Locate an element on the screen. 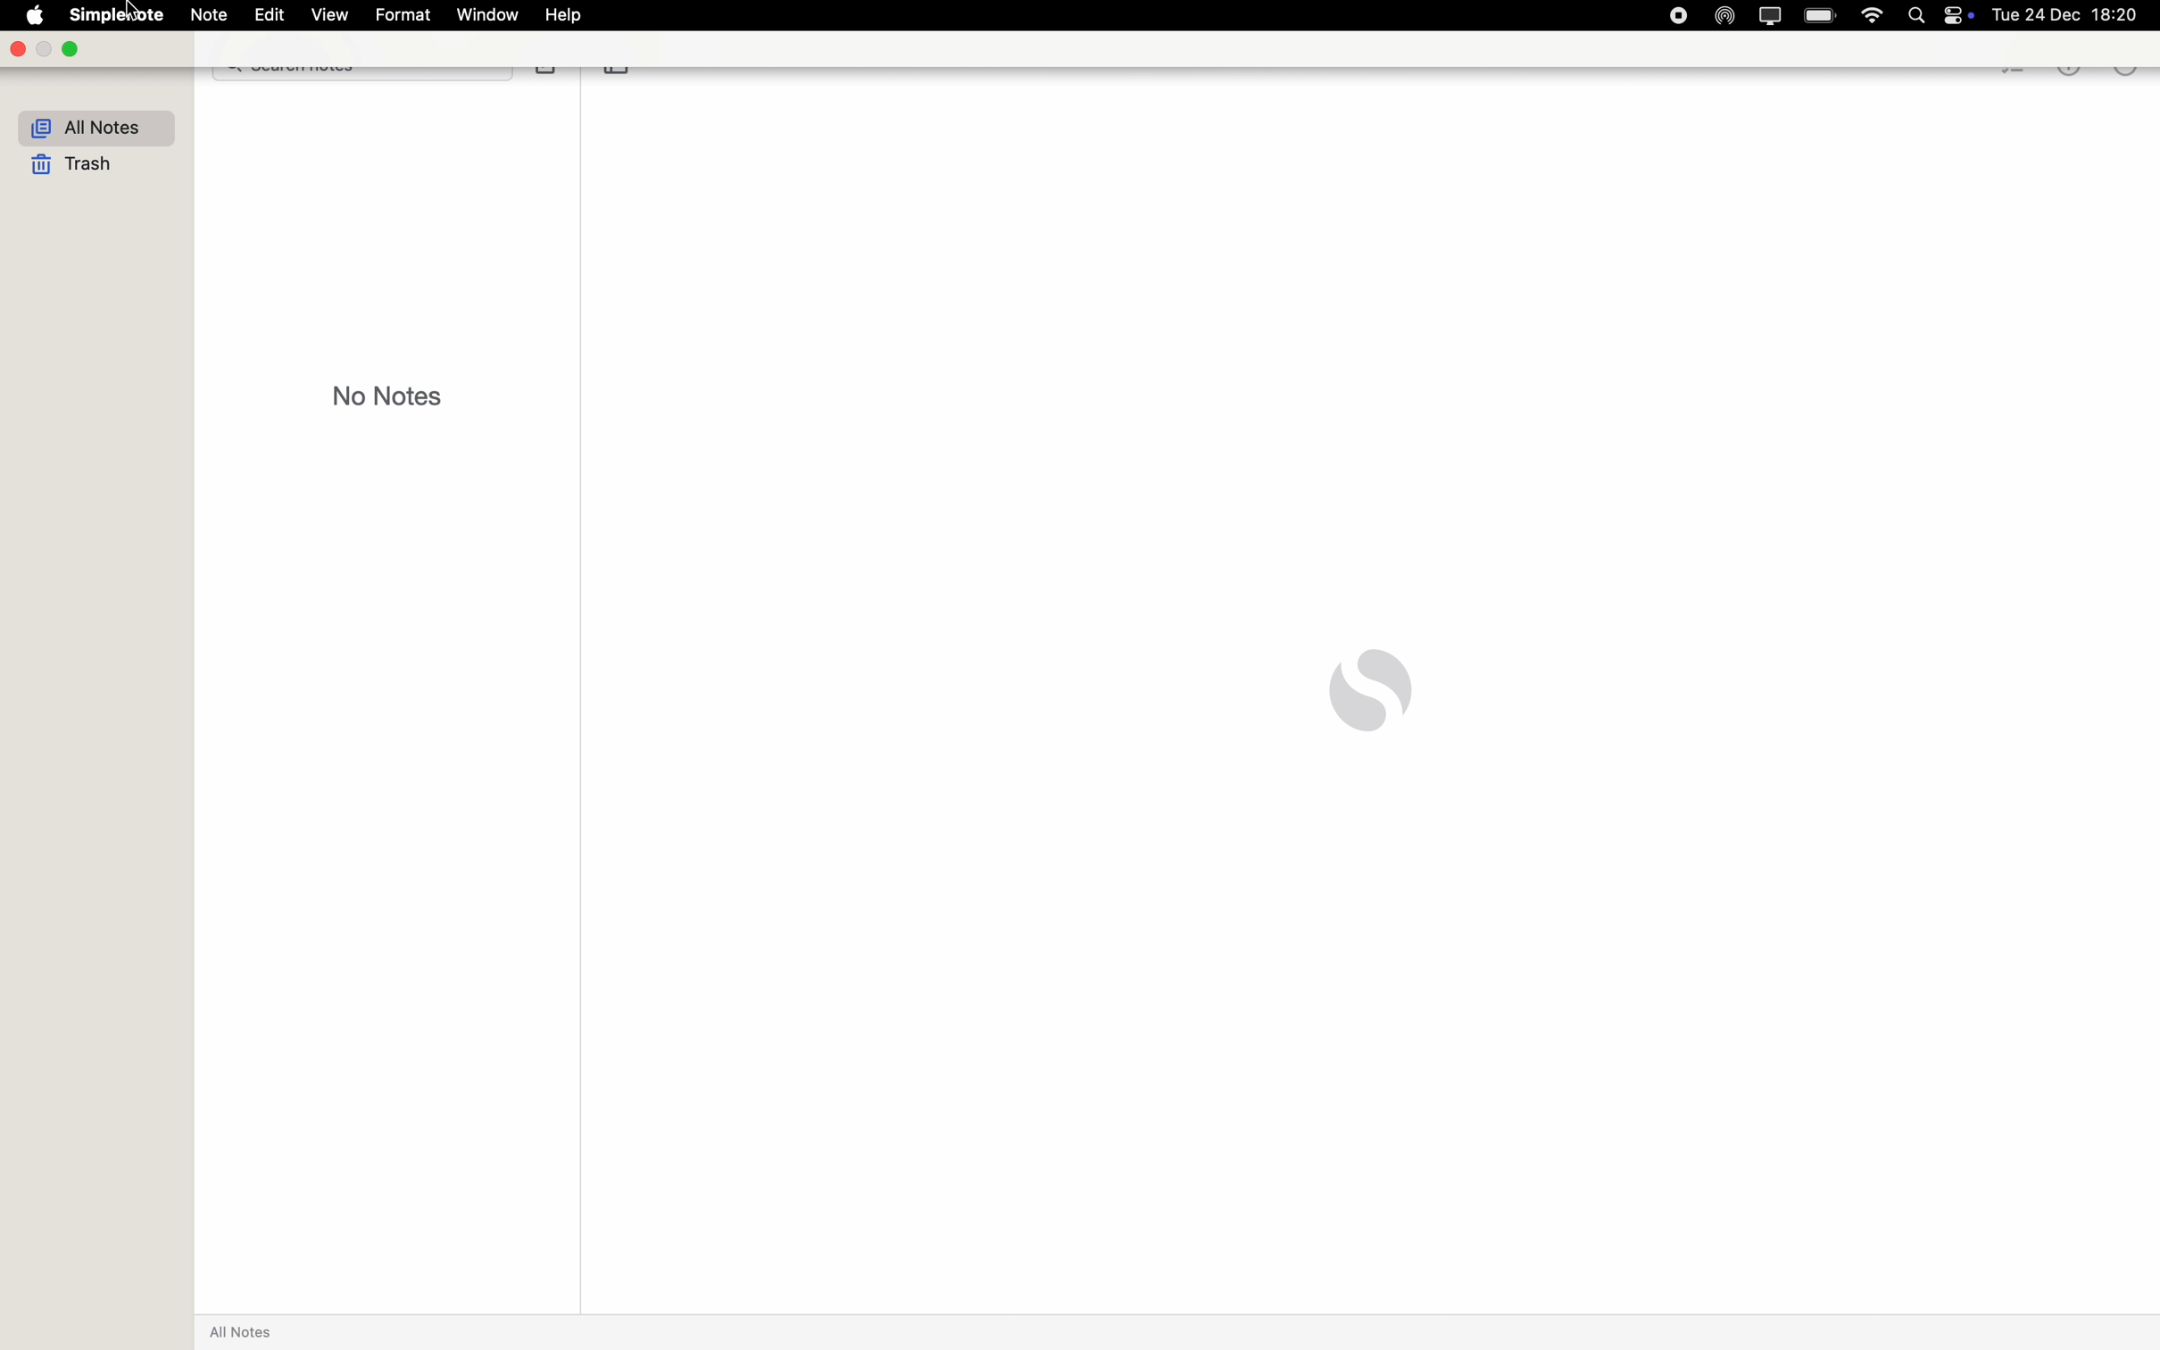 This screenshot has width=2160, height=1350. controls is located at coordinates (1965, 15).